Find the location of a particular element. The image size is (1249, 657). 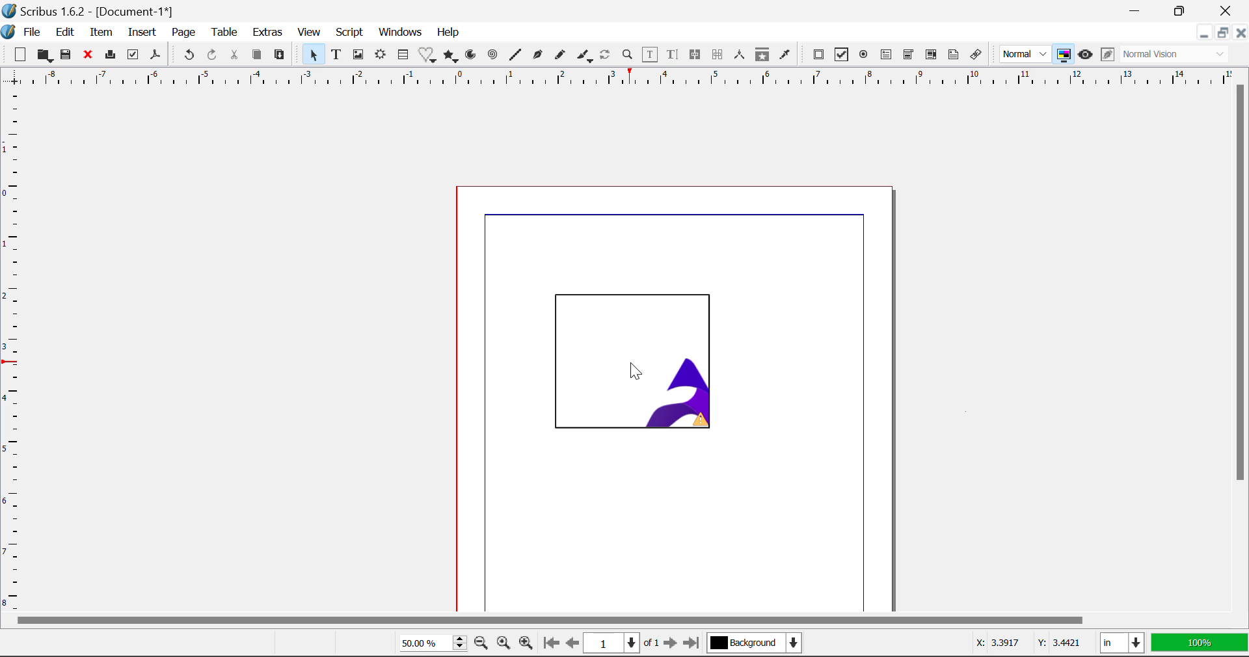

Eyedropper is located at coordinates (786, 56).